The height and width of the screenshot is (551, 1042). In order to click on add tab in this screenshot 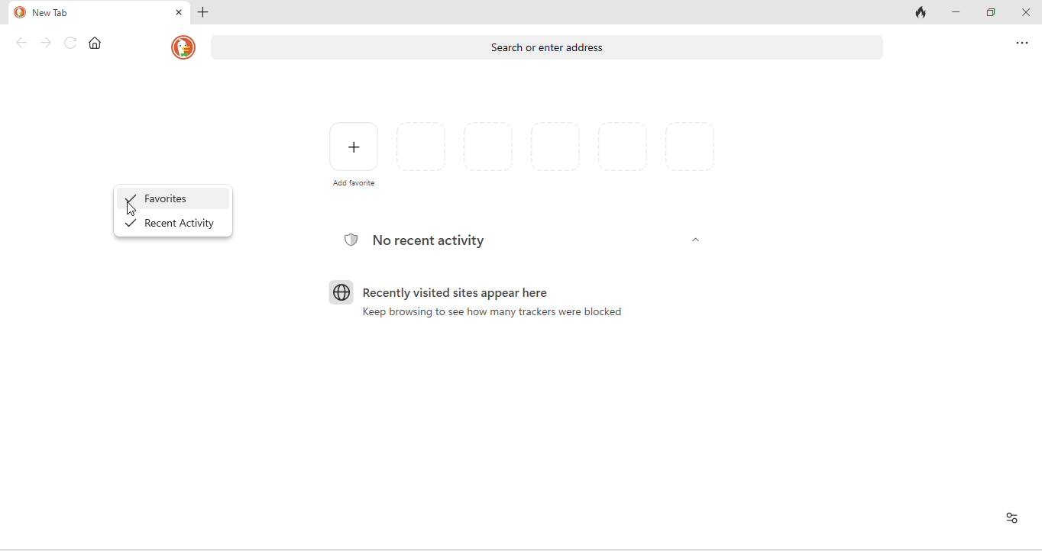, I will do `click(205, 11)`.